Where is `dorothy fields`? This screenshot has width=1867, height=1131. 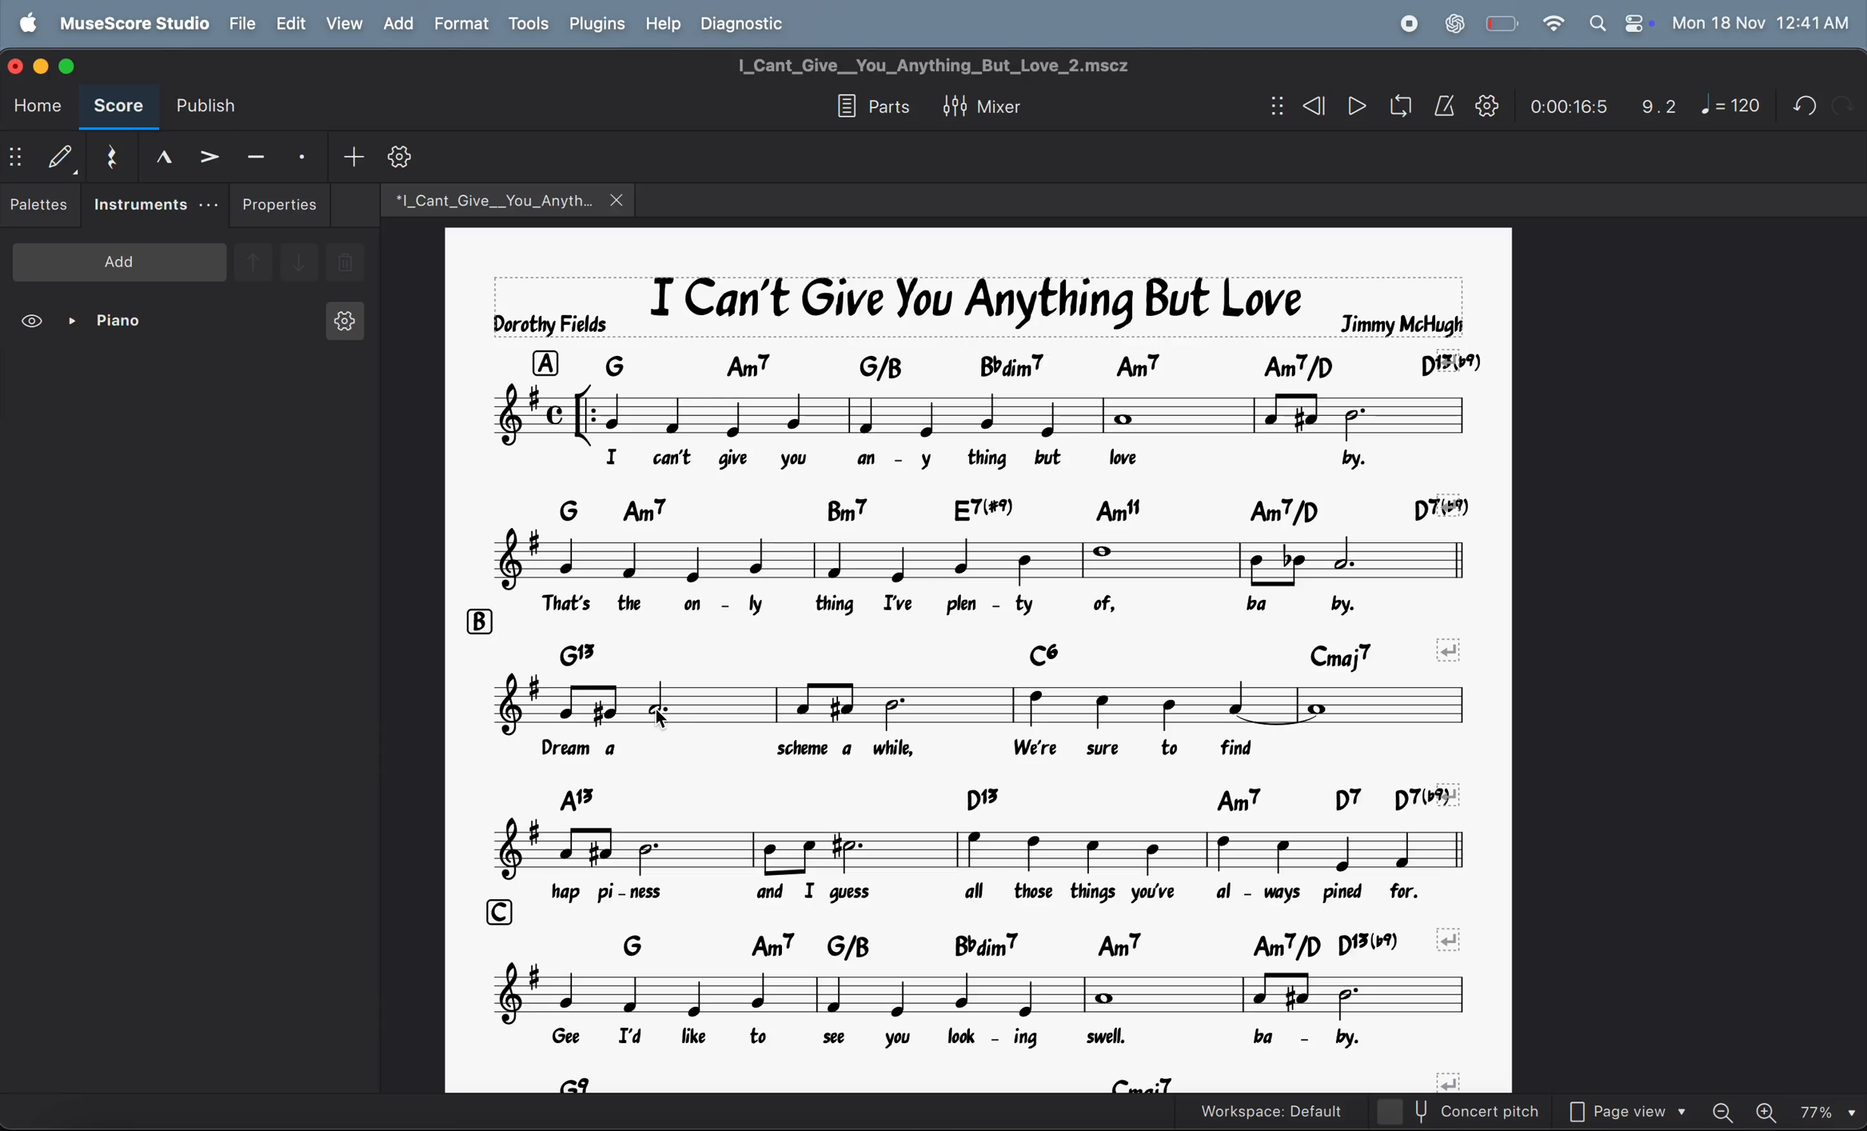 dorothy fields is located at coordinates (549, 326).